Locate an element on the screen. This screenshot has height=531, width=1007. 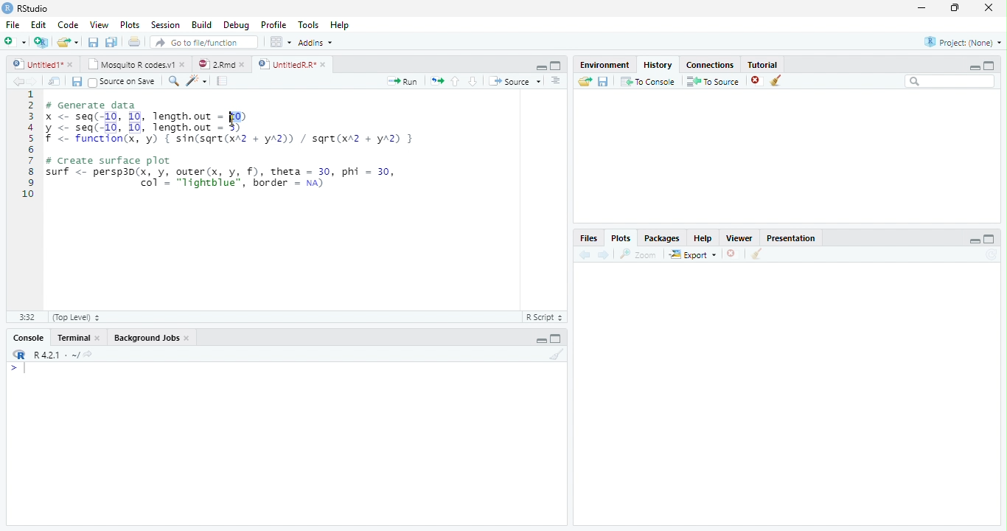
Open recent files is located at coordinates (77, 42).